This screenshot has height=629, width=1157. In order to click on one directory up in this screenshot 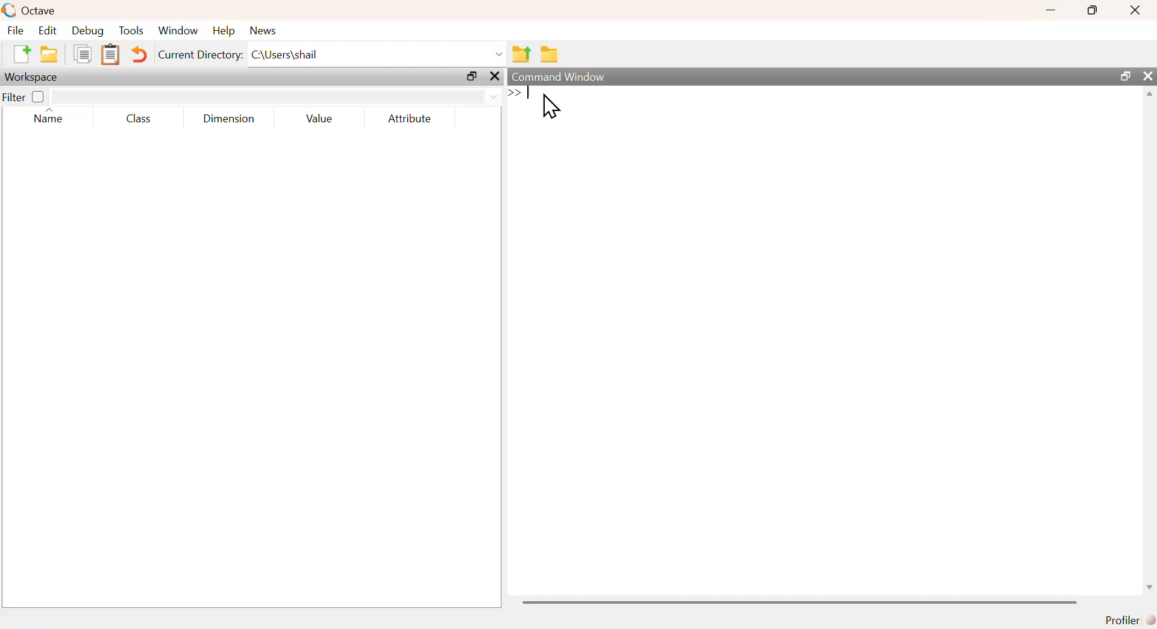, I will do `click(521, 54)`.